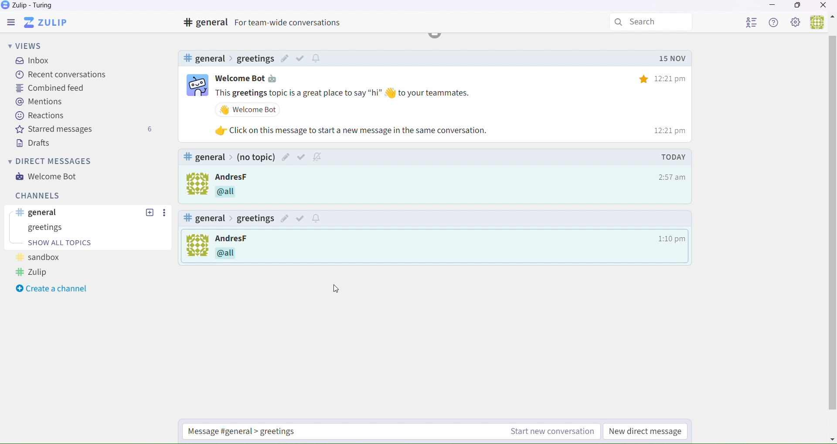 Image resolution: width=837 pixels, height=444 pixels. I want to click on General, so click(44, 212).